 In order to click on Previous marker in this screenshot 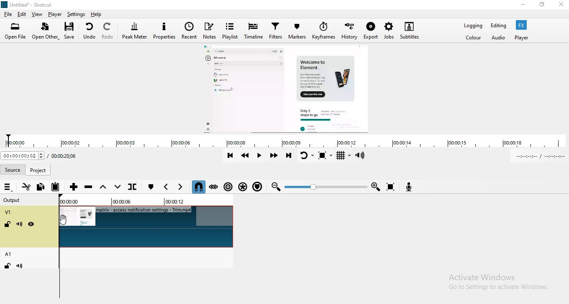, I will do `click(167, 187)`.